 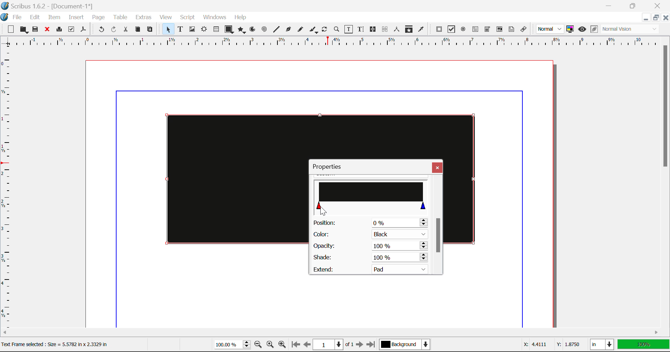 I want to click on Bezier Curve, so click(x=289, y=30).